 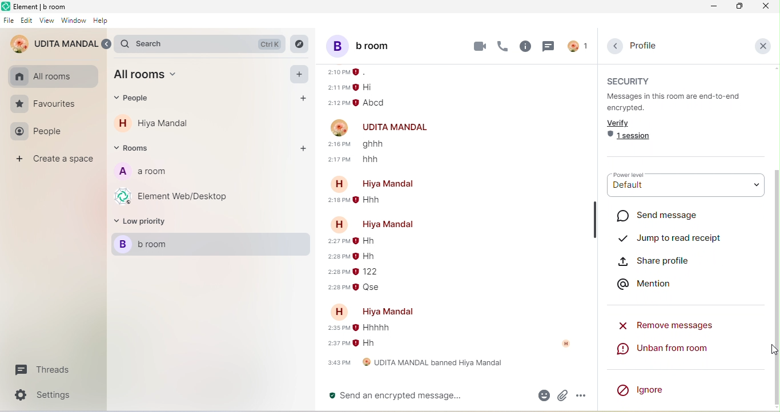 What do you see at coordinates (667, 216) in the screenshot?
I see `send message` at bounding box center [667, 216].